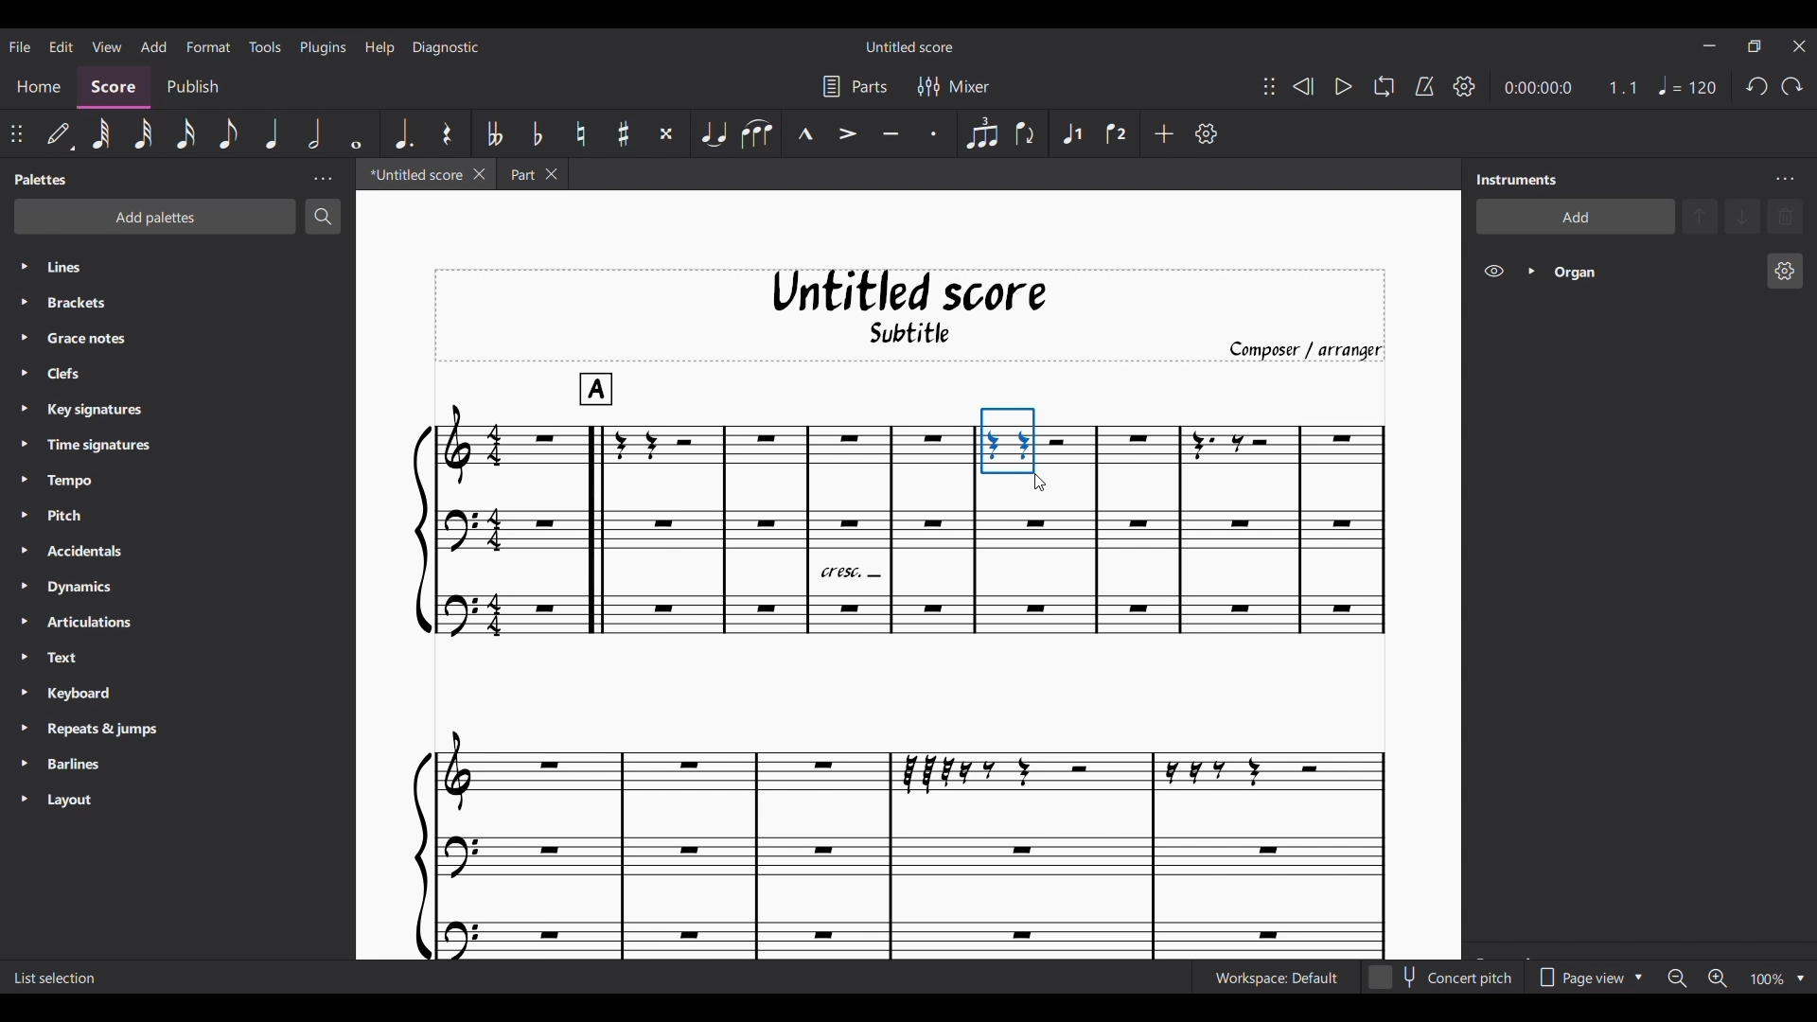 This screenshot has height=1022, width=1817. Describe the element at coordinates (155, 217) in the screenshot. I see `Add palette` at that location.